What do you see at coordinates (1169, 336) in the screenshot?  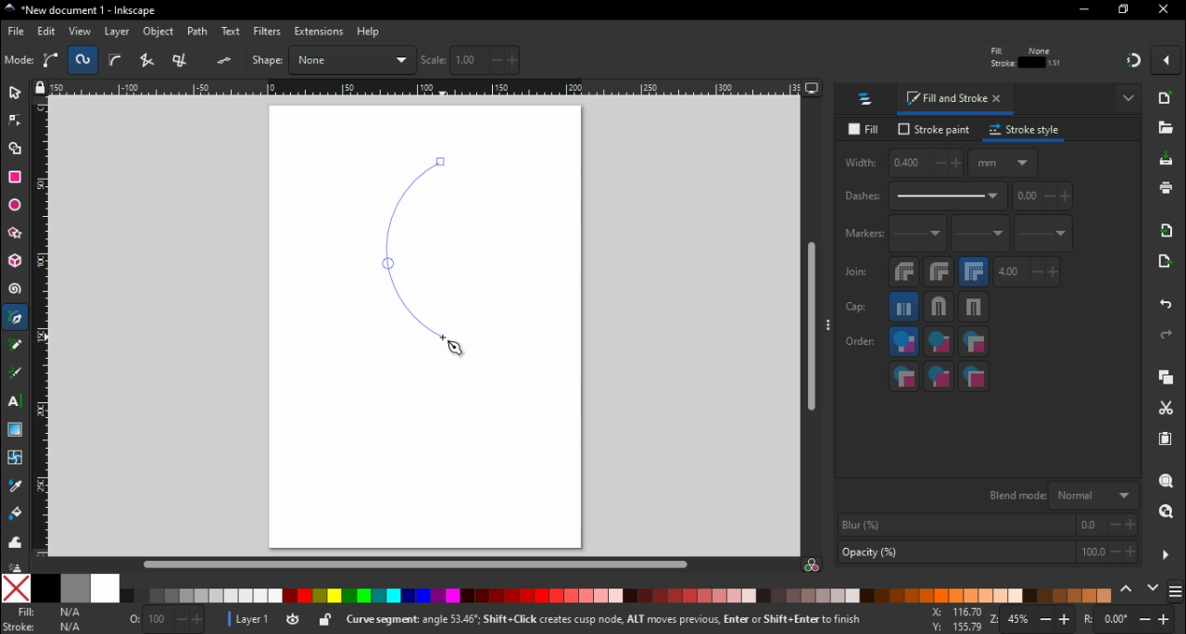 I see `redo` at bounding box center [1169, 336].